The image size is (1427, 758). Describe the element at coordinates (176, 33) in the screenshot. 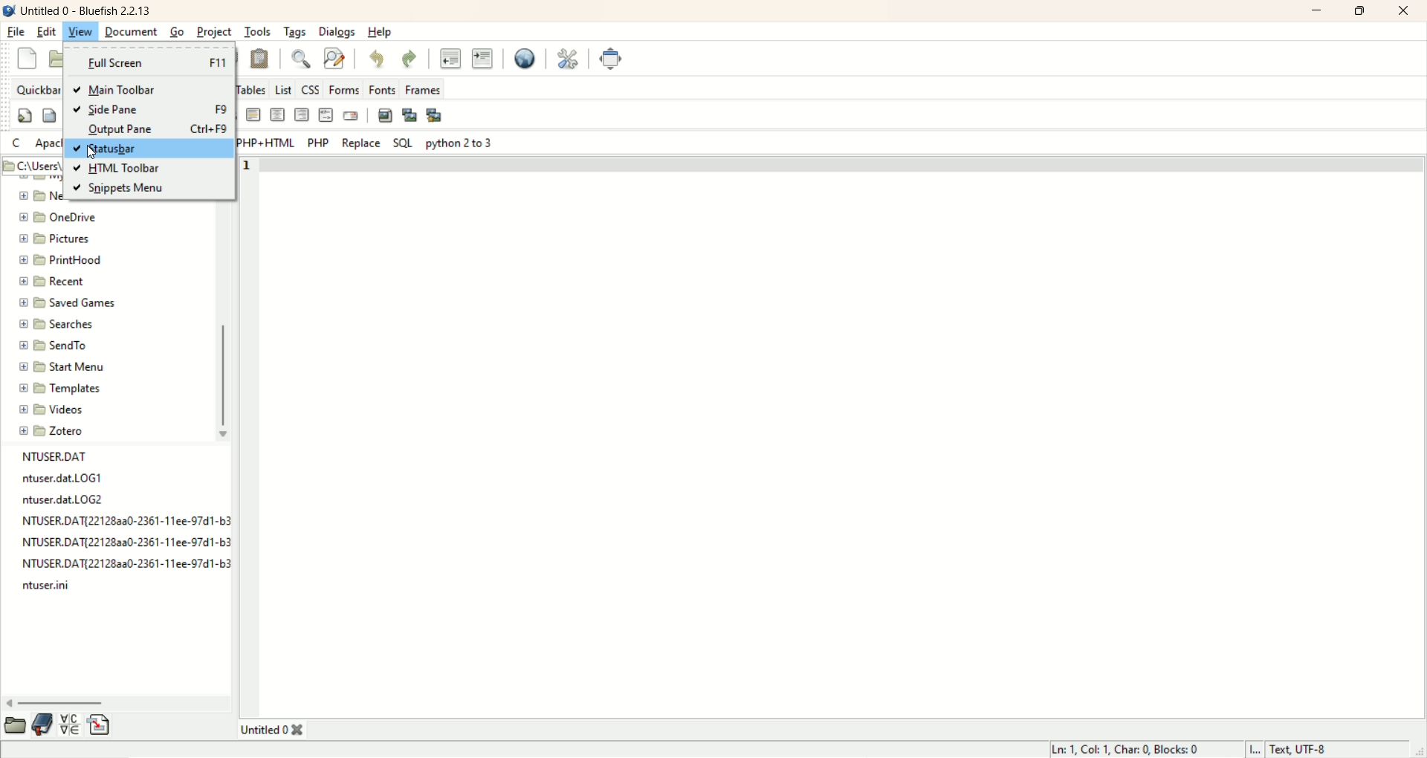

I see `go` at that location.